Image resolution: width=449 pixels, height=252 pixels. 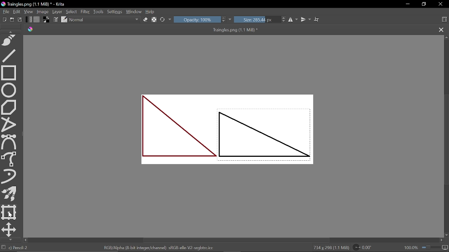 I want to click on Freehand path tool, so click(x=10, y=41).